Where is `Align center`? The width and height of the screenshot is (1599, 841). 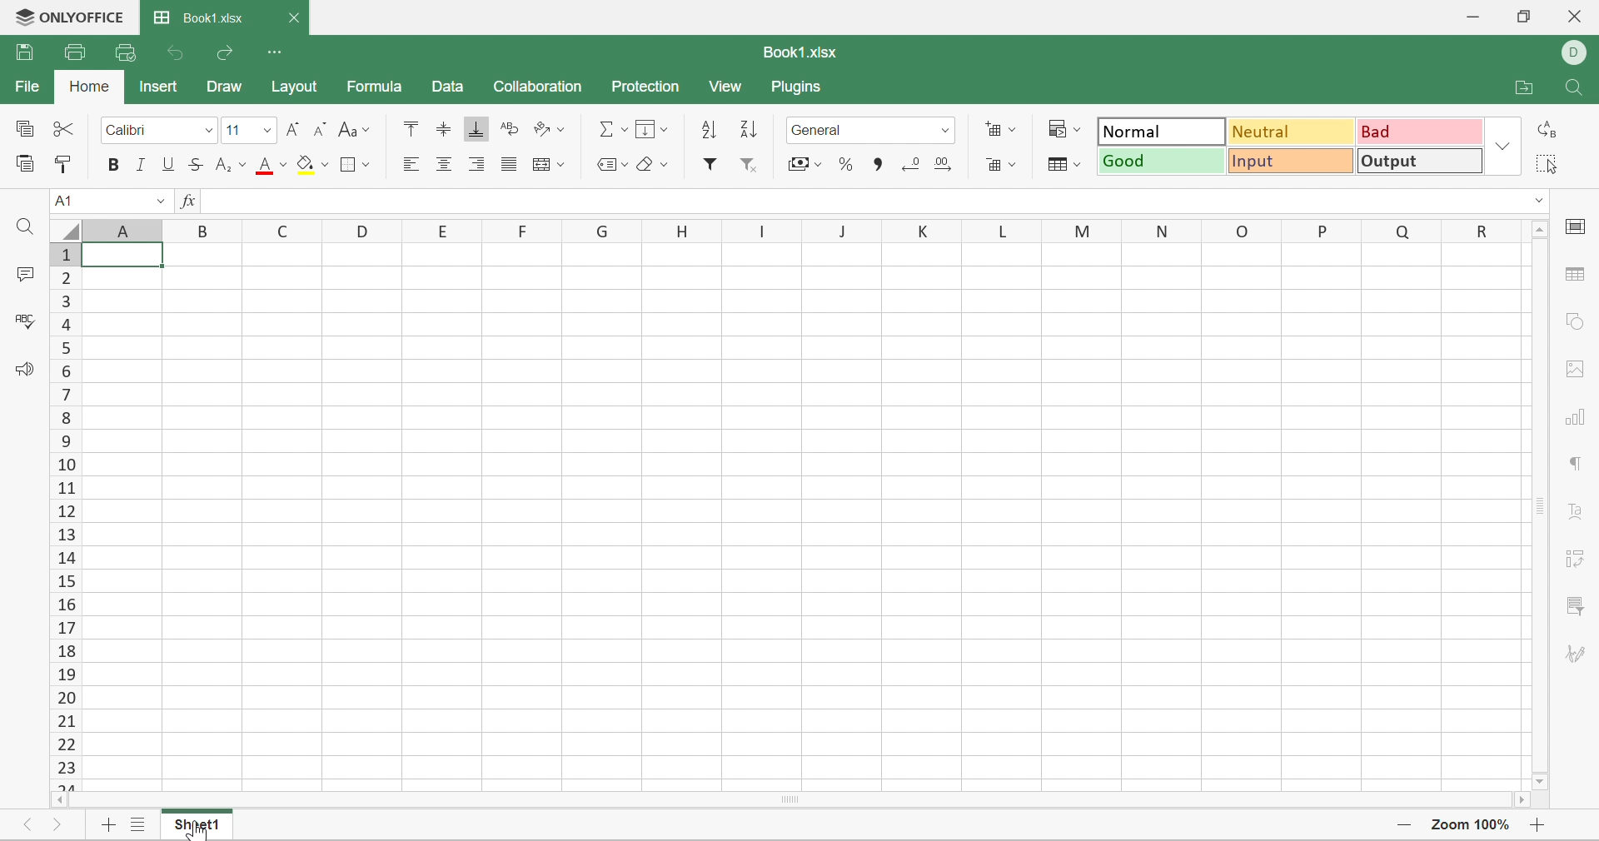
Align center is located at coordinates (444, 164).